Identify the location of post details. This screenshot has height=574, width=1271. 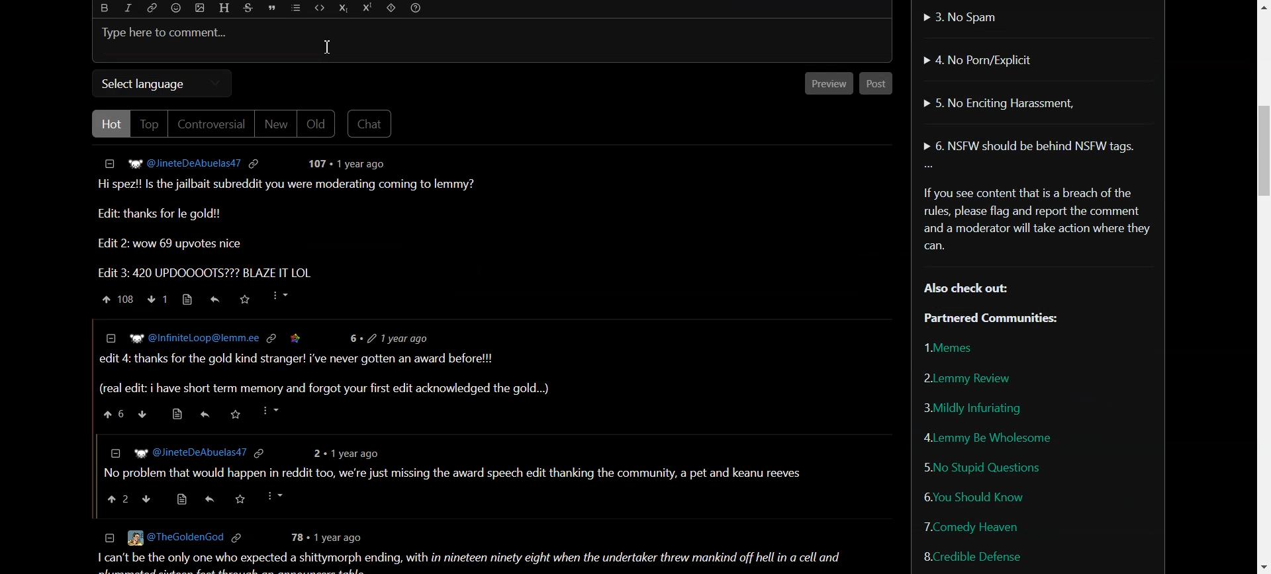
(348, 165).